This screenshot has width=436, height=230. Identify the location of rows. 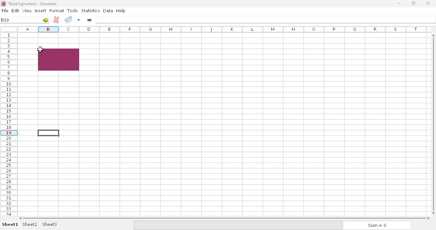
(9, 124).